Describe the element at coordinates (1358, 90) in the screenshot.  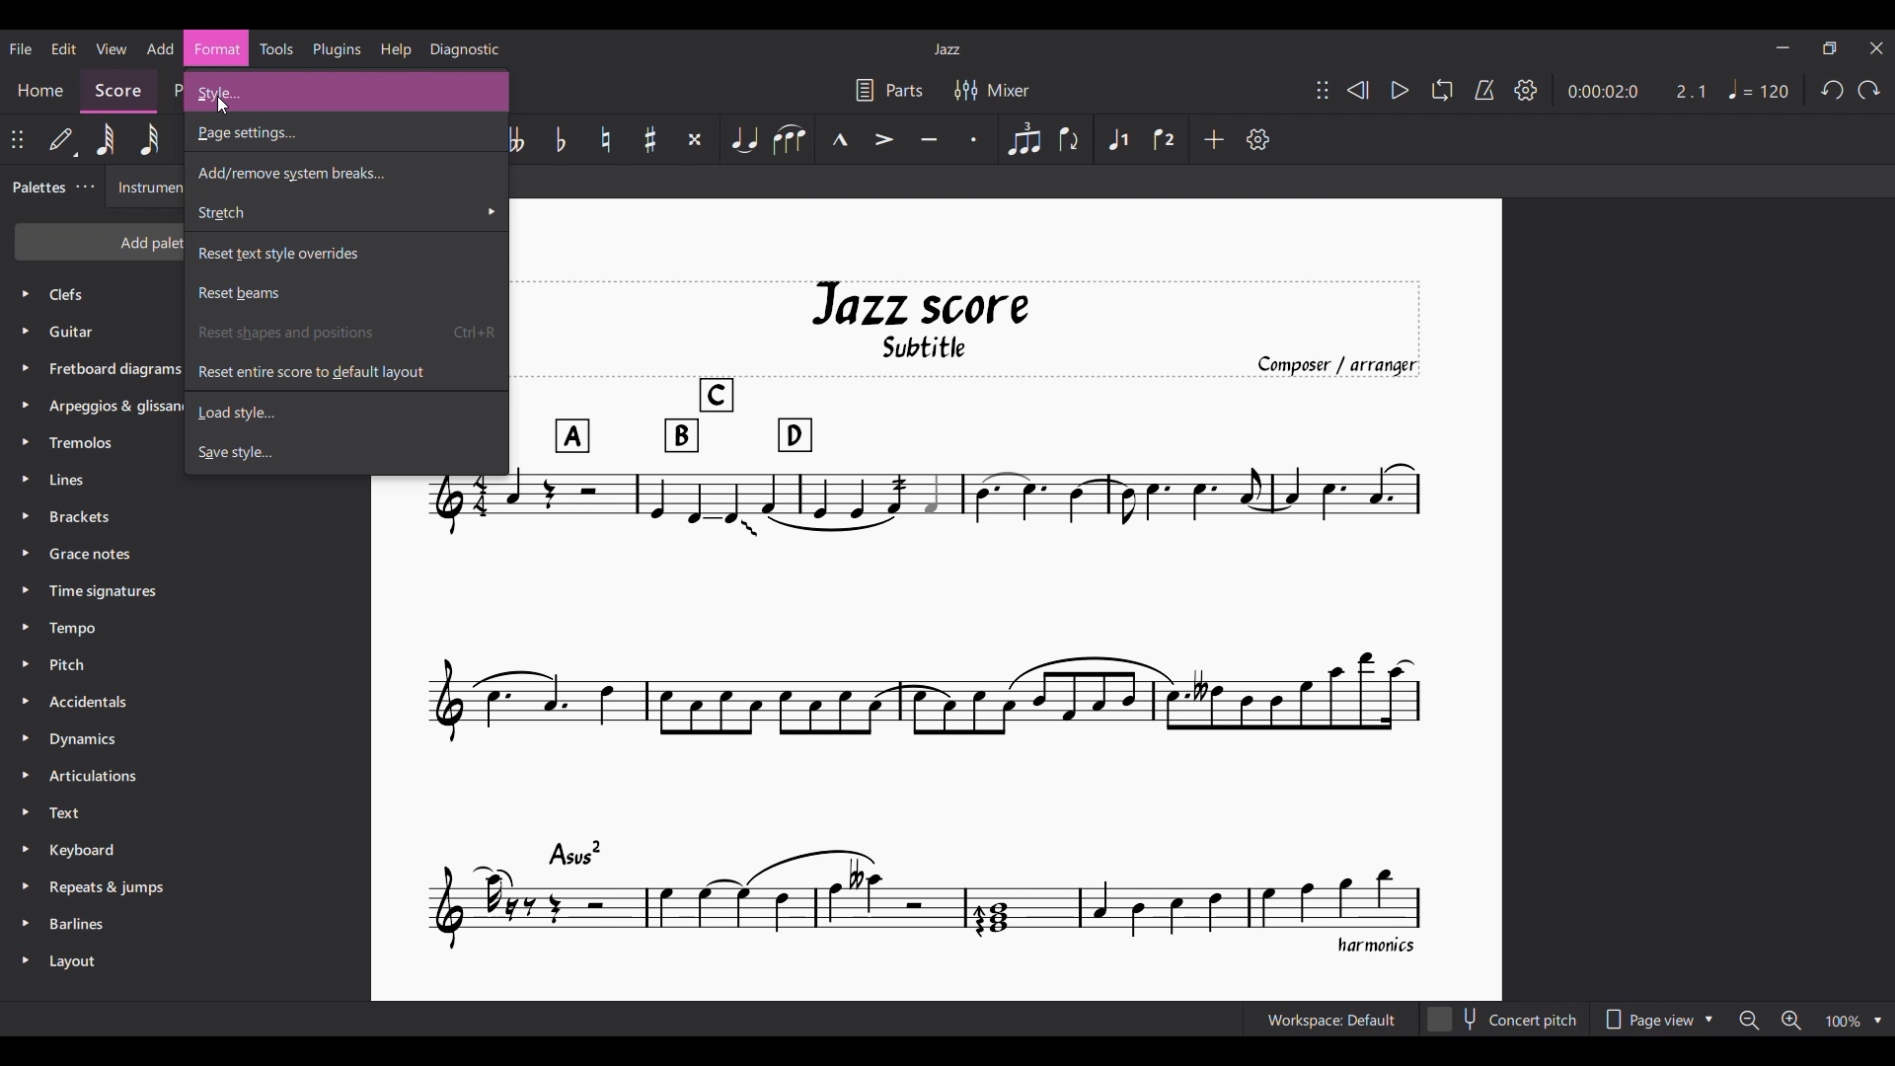
I see `Rewind` at that location.